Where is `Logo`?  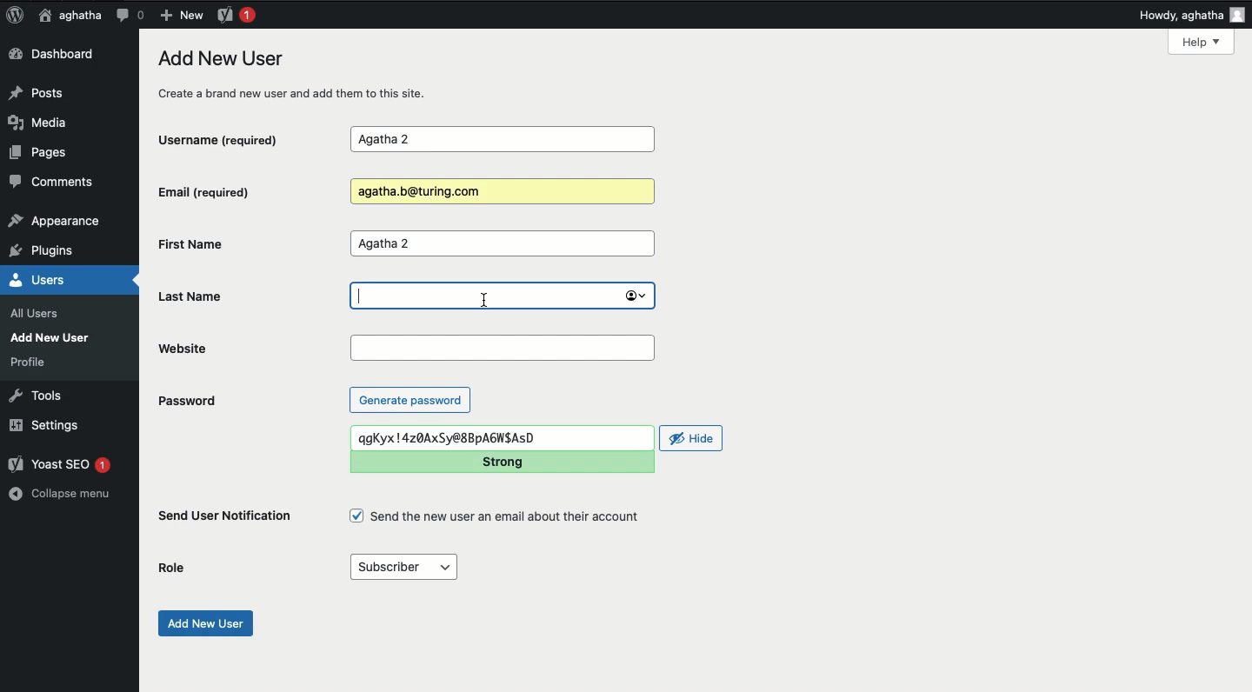 Logo is located at coordinates (15, 16).